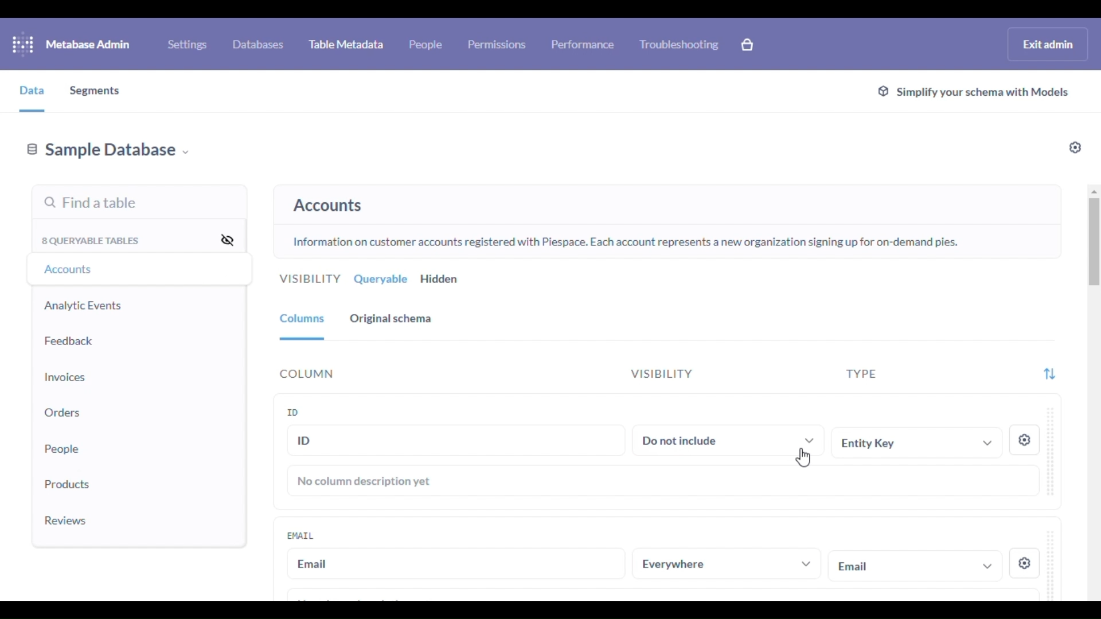 This screenshot has height=619, width=1101. What do you see at coordinates (92, 241) in the screenshot?
I see `8 queryable tables` at bounding box center [92, 241].